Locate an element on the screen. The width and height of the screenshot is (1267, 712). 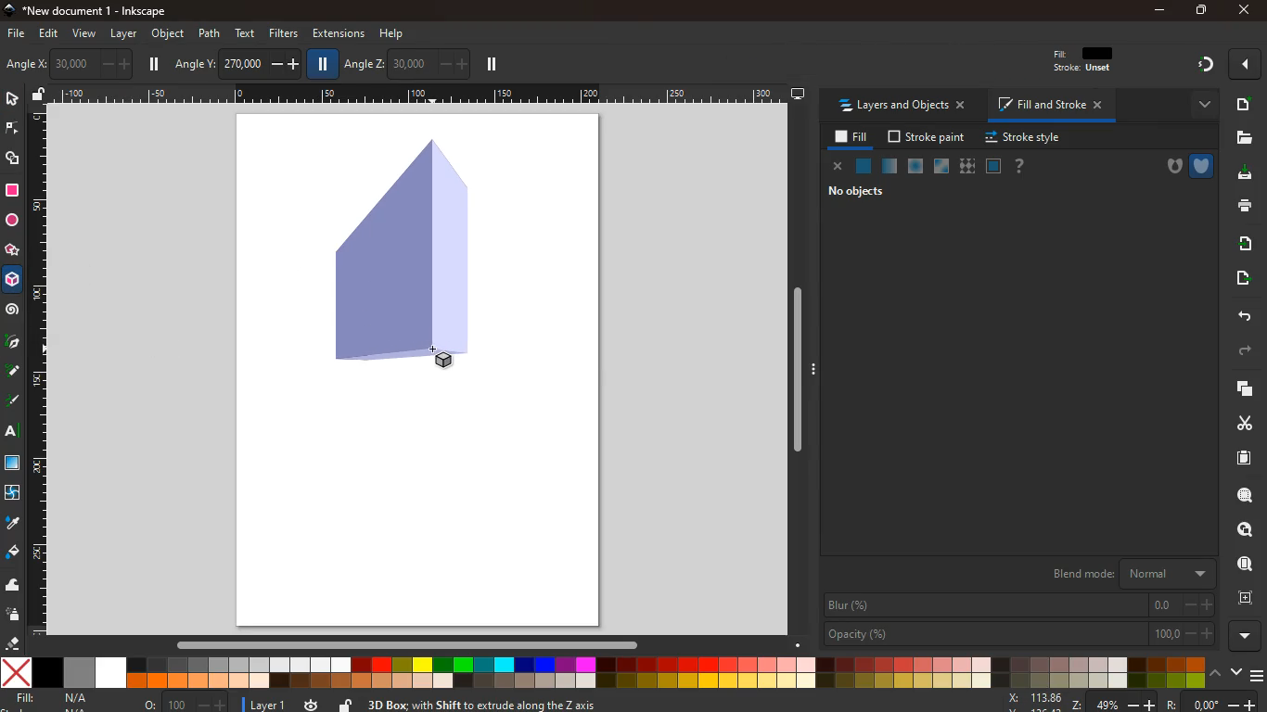
select is located at coordinates (11, 100).